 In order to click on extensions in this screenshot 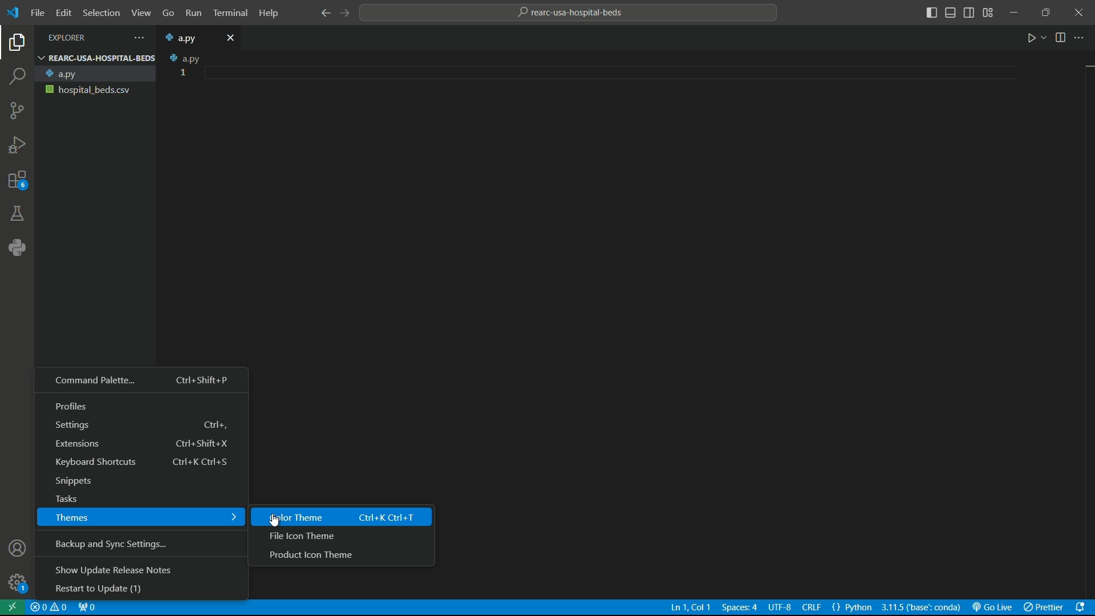, I will do `click(141, 445)`.